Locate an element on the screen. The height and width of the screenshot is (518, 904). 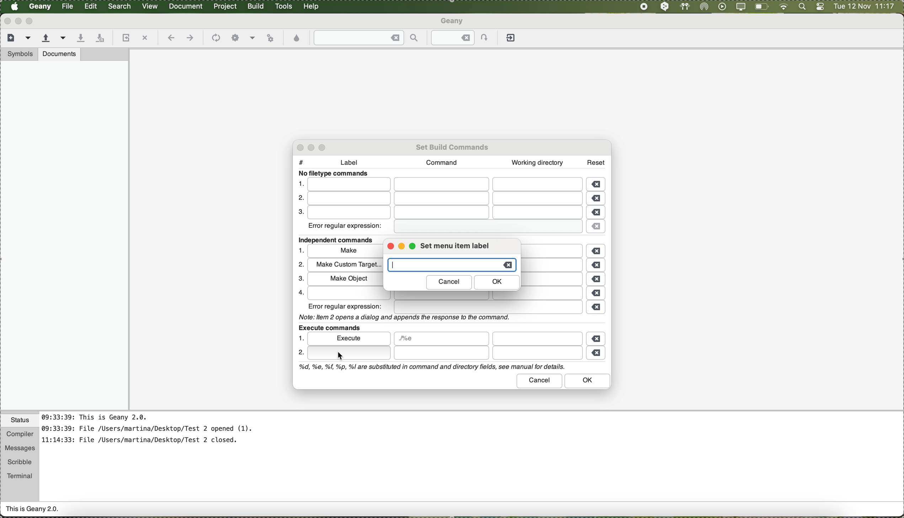
command is located at coordinates (439, 162).